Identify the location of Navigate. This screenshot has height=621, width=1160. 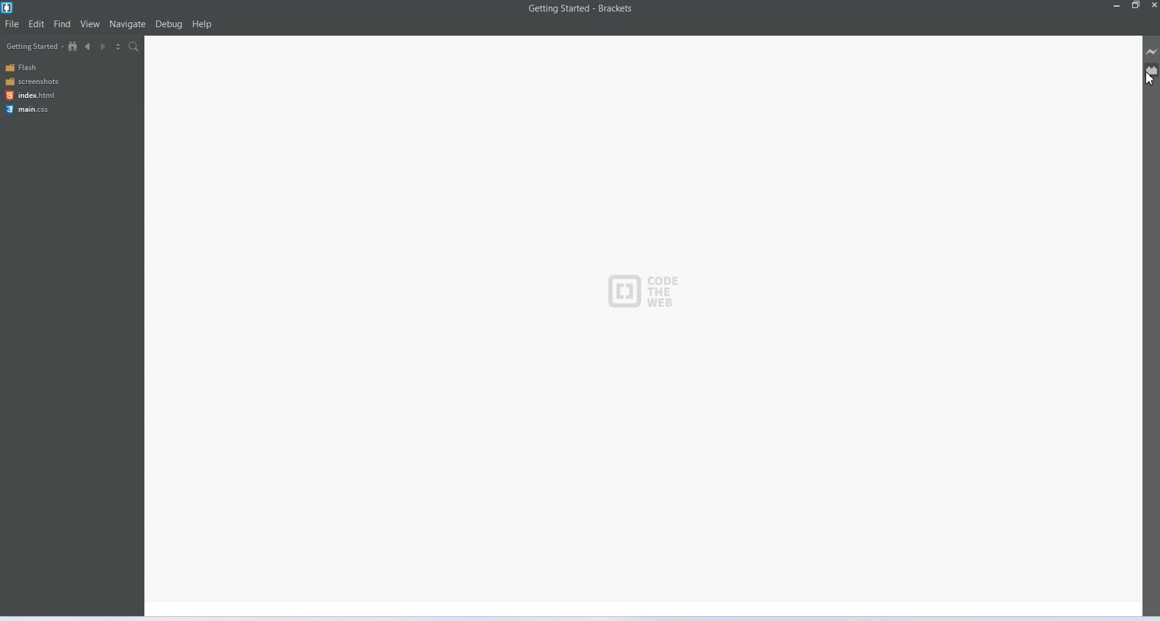
(127, 24).